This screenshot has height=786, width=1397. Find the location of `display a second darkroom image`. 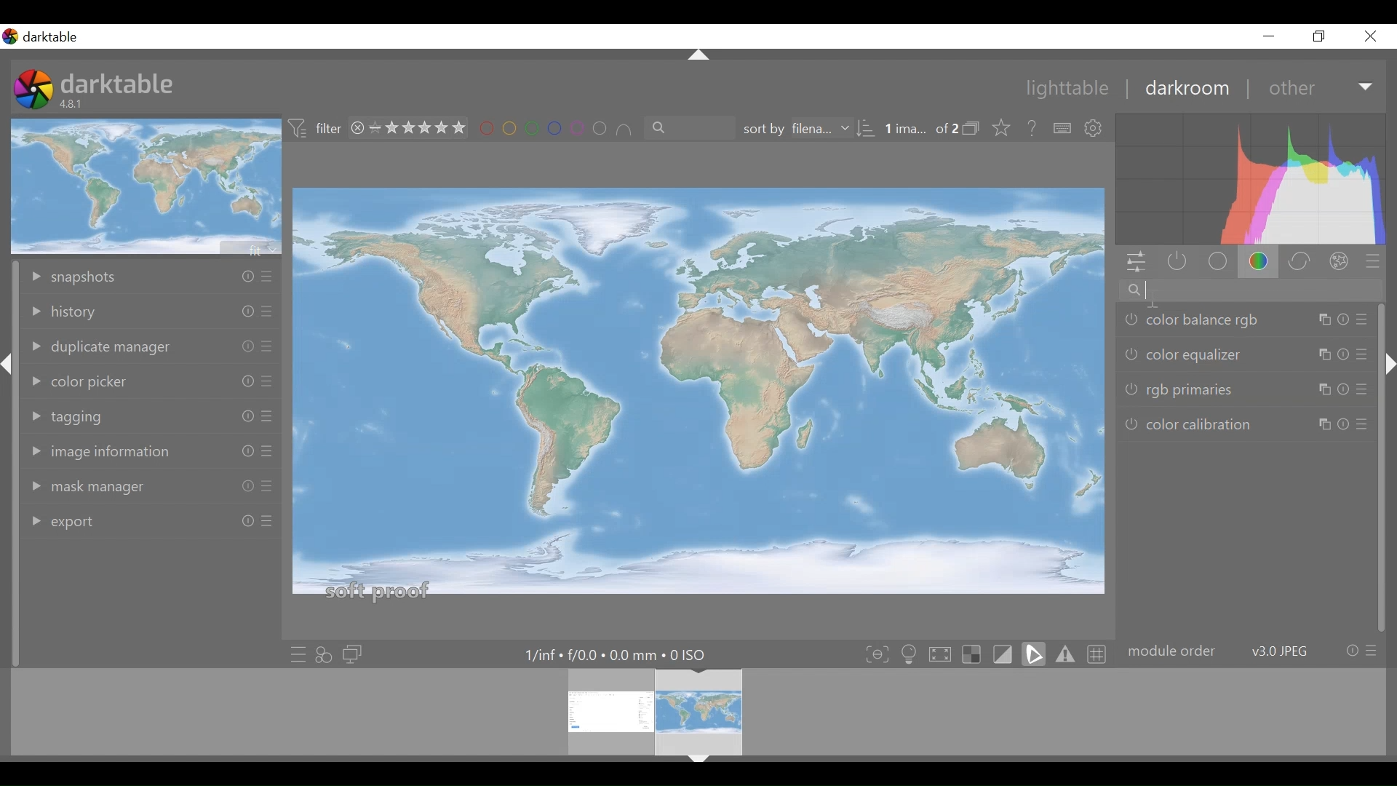

display a second darkroom image is located at coordinates (355, 655).